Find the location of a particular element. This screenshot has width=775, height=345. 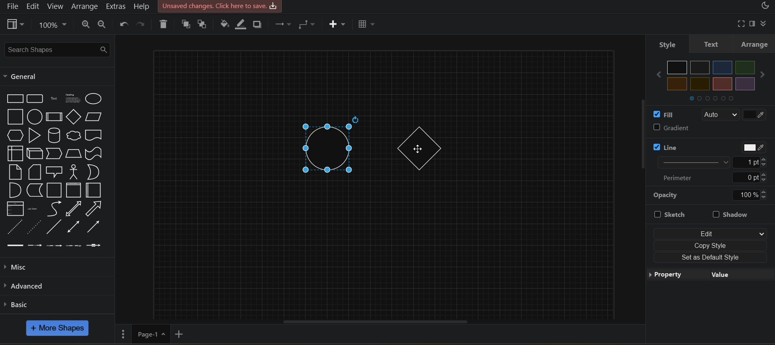

add new page is located at coordinates (182, 335).